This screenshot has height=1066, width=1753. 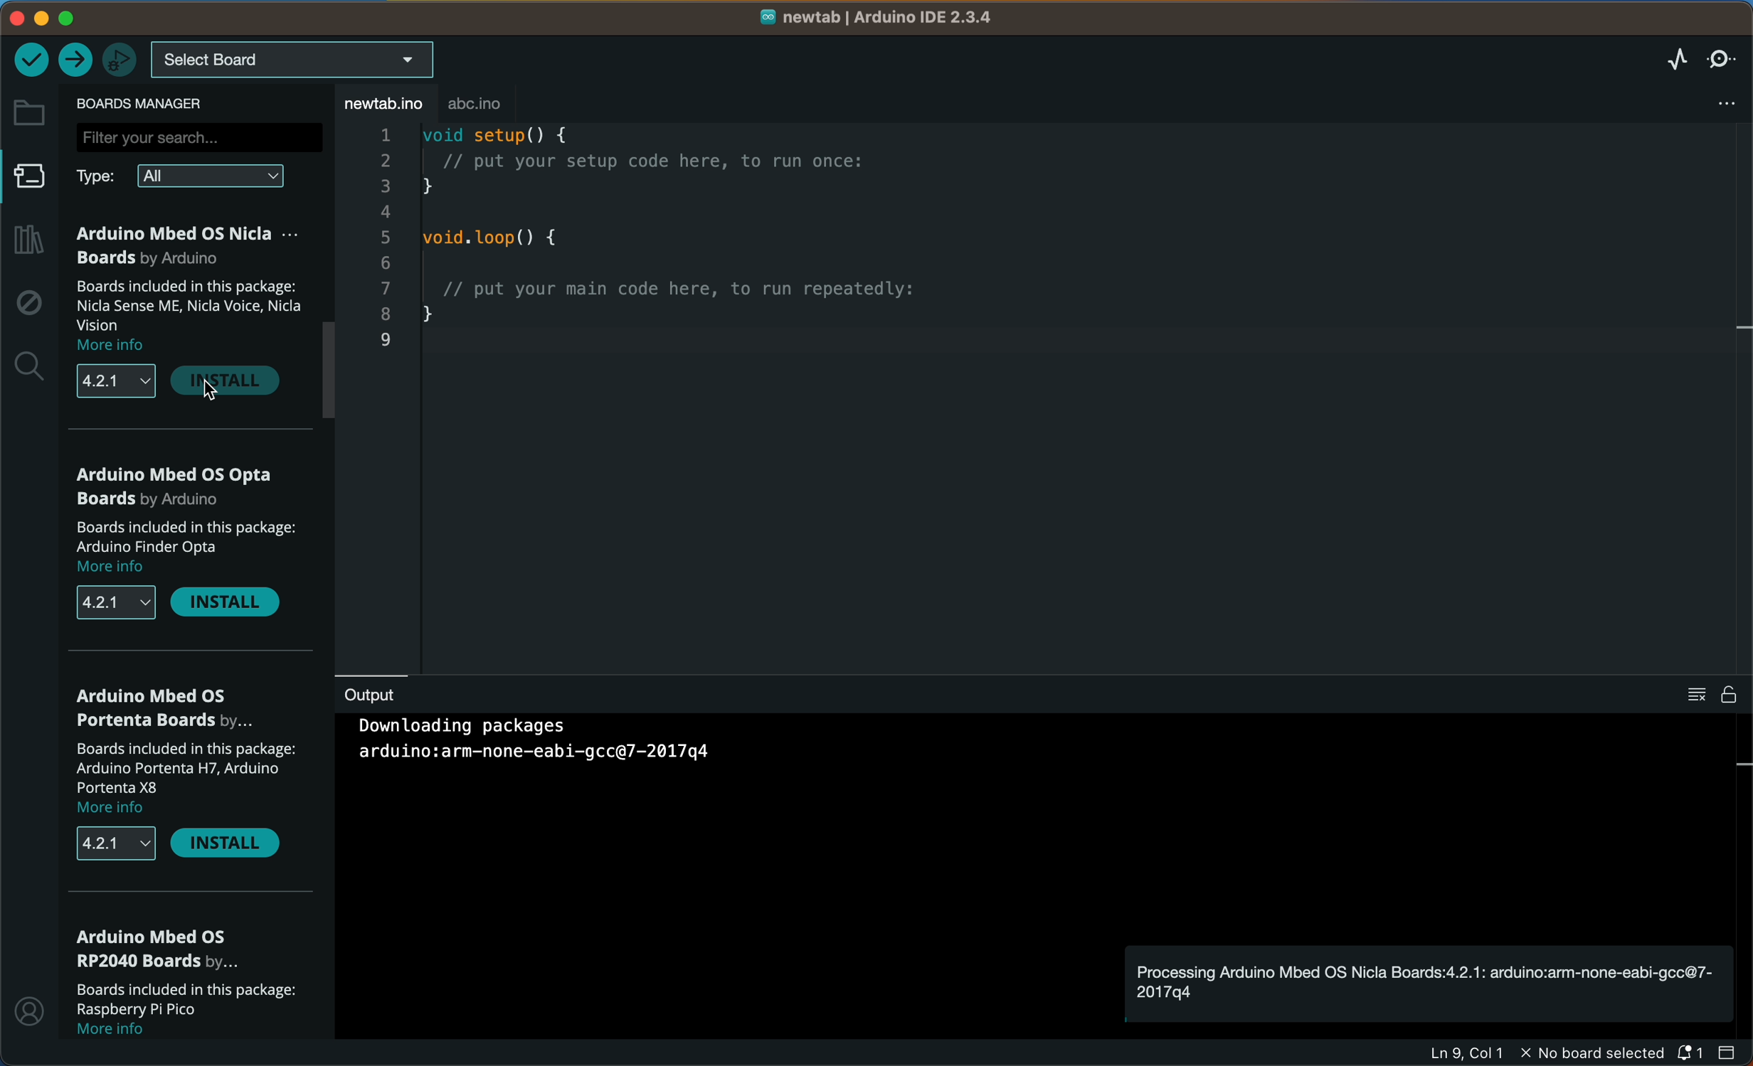 What do you see at coordinates (31, 241) in the screenshot?
I see `library manager` at bounding box center [31, 241].